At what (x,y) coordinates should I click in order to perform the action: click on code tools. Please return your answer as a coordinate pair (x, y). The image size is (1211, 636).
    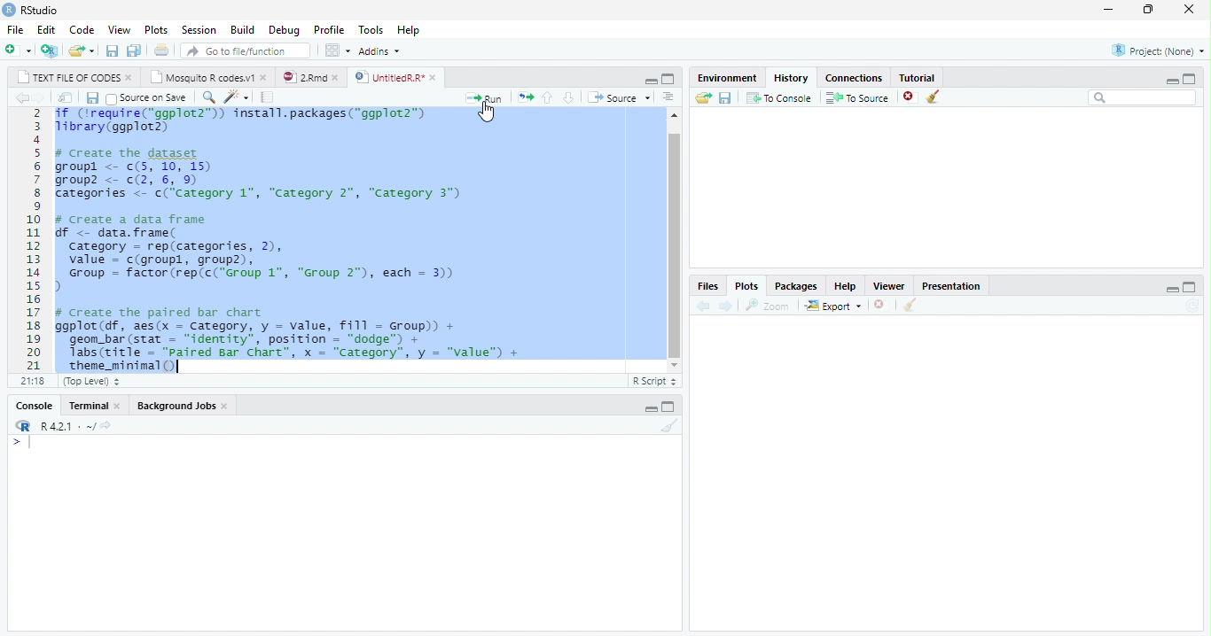
    Looking at the image, I should click on (236, 97).